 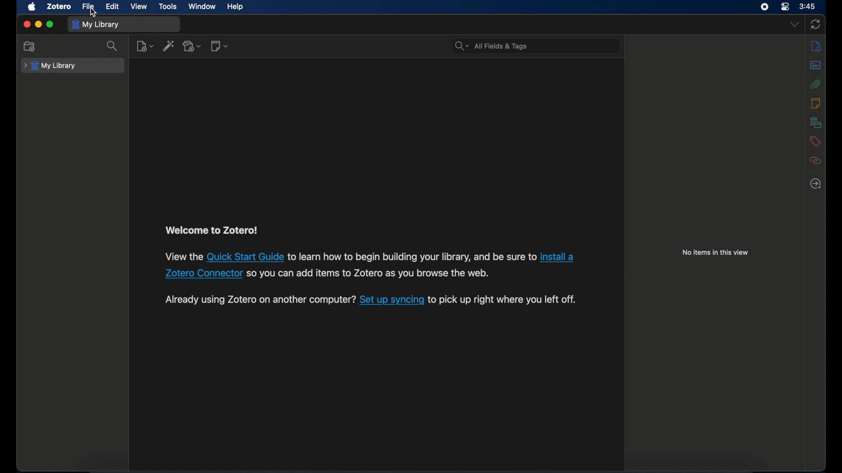 I want to click on attachments, so click(x=816, y=84).